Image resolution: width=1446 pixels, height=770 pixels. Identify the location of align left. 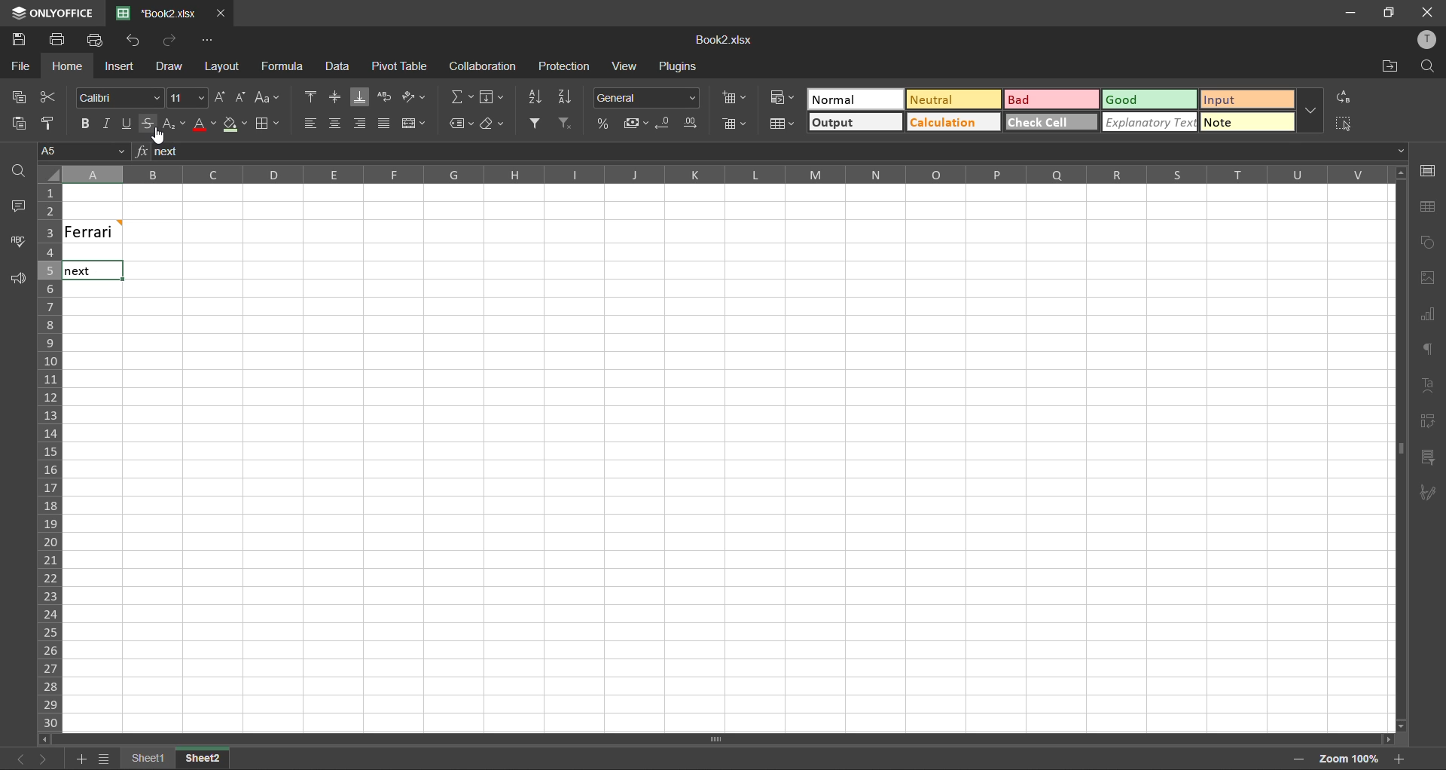
(312, 123).